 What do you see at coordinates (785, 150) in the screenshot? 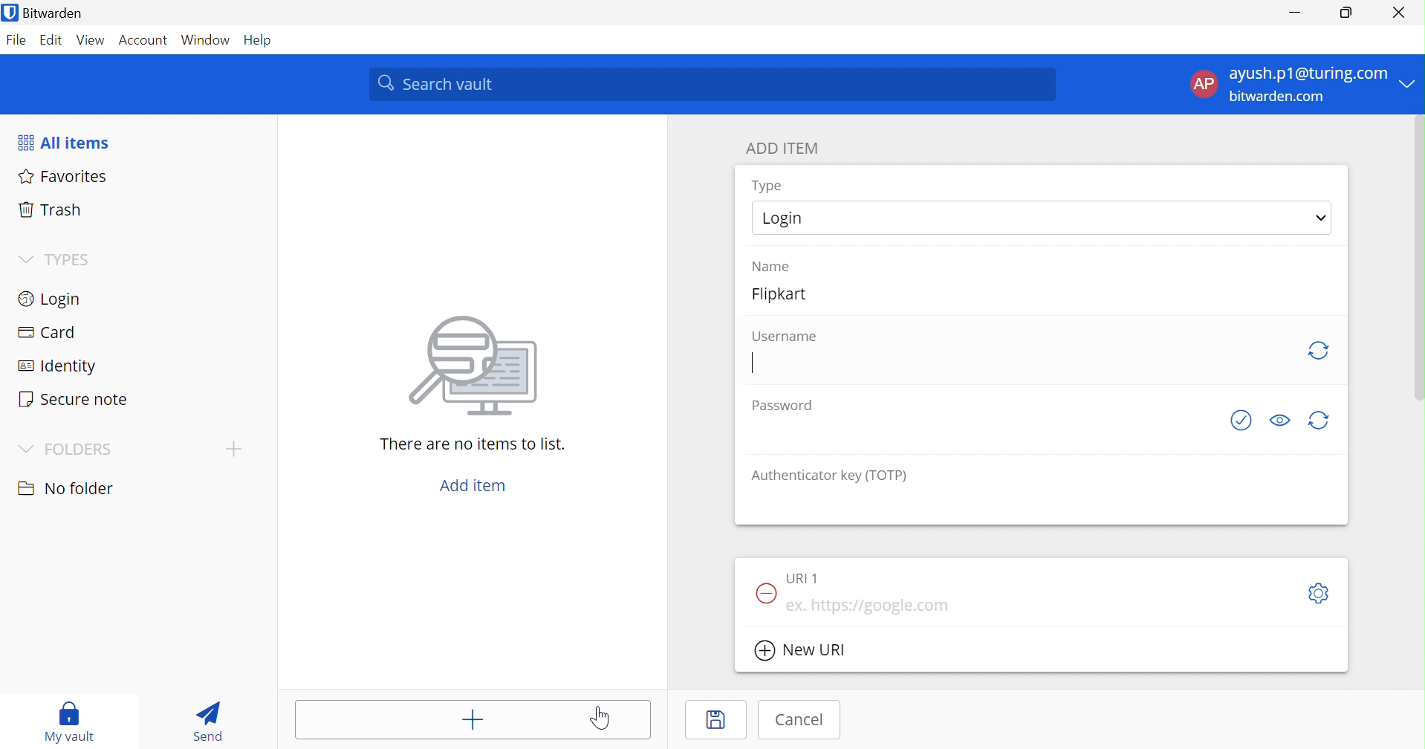
I see `ADD ITEM` at bounding box center [785, 150].